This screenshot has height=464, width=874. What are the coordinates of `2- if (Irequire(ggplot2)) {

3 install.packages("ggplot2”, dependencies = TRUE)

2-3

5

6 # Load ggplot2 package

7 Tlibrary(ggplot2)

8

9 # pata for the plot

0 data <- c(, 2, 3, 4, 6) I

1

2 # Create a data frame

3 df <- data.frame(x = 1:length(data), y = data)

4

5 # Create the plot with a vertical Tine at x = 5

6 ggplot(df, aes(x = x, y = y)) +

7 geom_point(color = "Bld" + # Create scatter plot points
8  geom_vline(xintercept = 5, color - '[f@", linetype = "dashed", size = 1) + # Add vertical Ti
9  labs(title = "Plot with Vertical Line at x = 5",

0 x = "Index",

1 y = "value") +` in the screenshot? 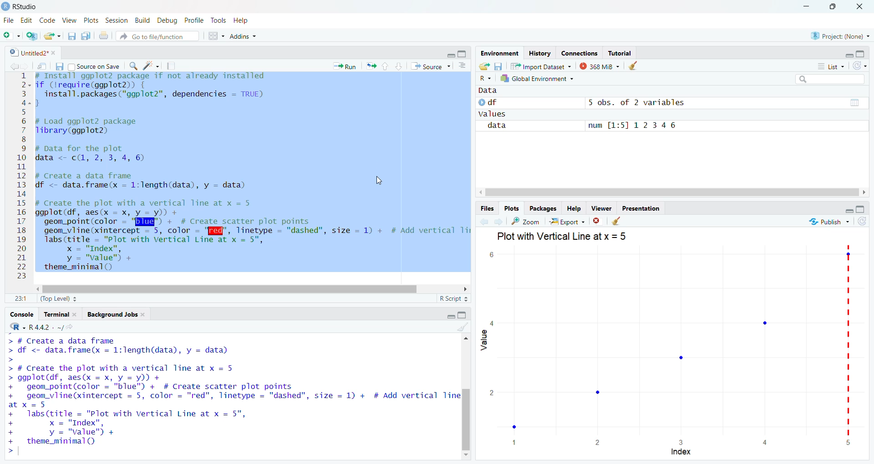 It's located at (244, 176).